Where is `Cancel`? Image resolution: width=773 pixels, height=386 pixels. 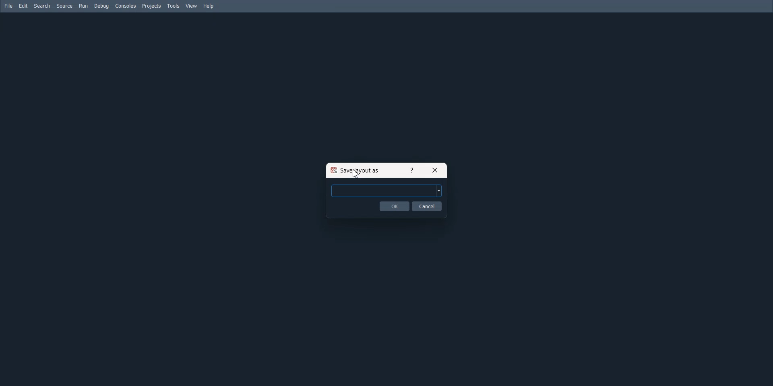 Cancel is located at coordinates (427, 206).